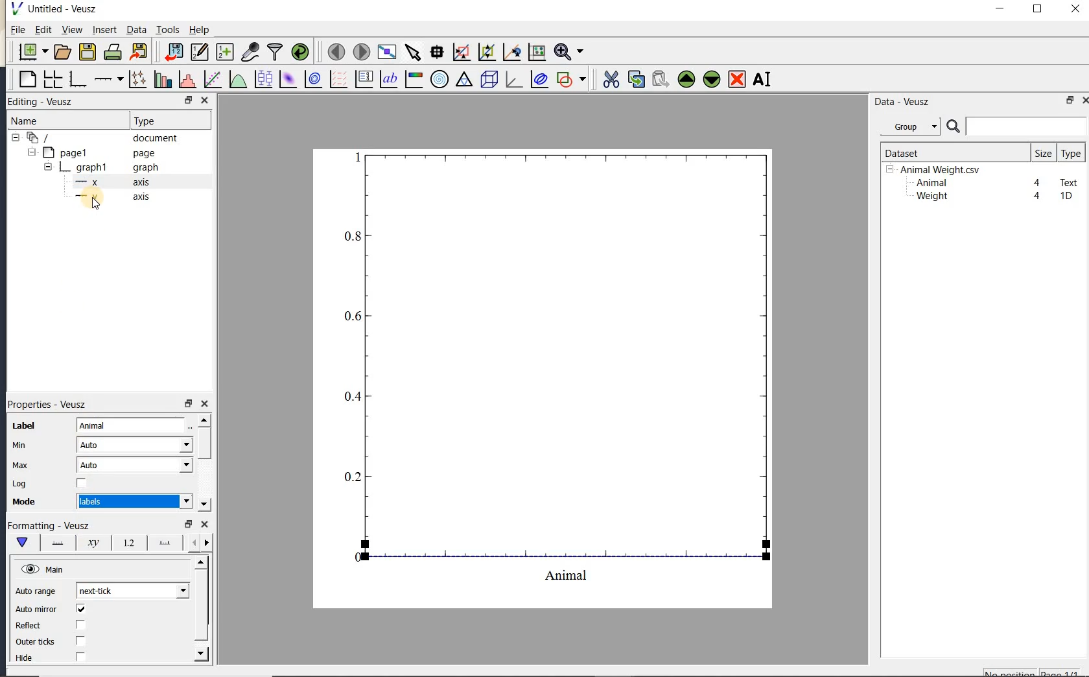  Describe the element at coordinates (20, 465) in the screenshot. I see `Max` at that location.